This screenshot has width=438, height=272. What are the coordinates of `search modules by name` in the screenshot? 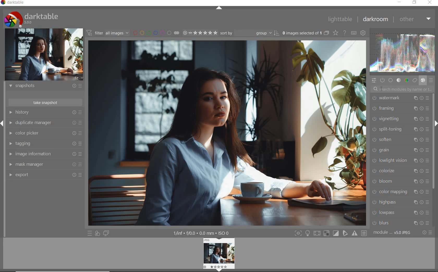 It's located at (402, 88).